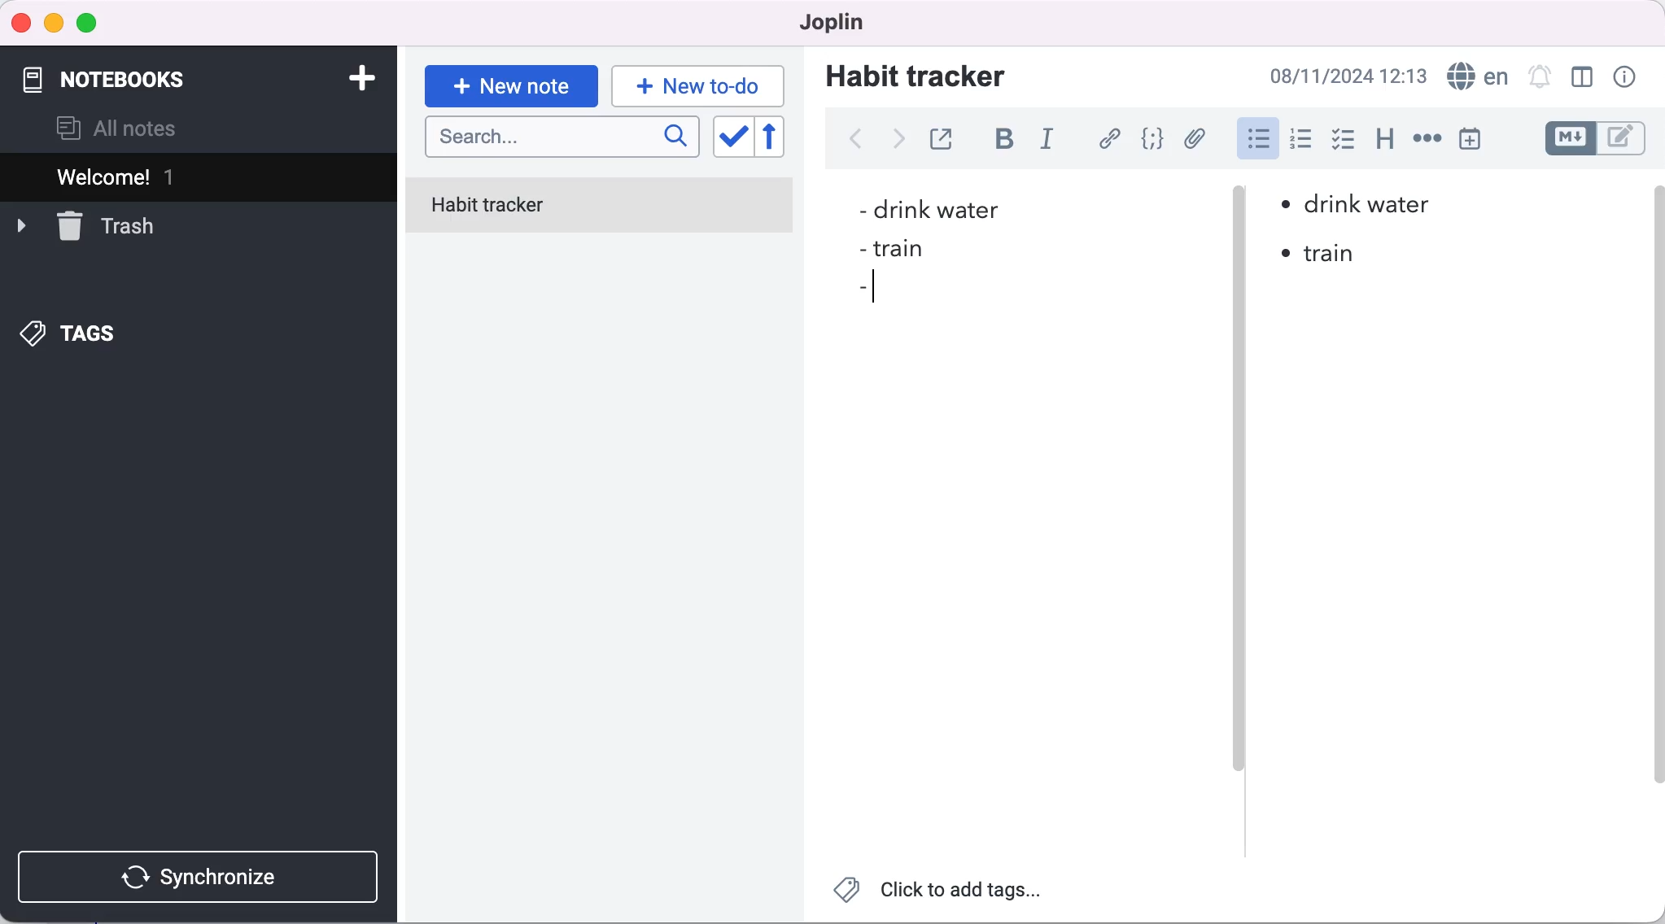 The image size is (1665, 924). I want to click on language, so click(1475, 76).